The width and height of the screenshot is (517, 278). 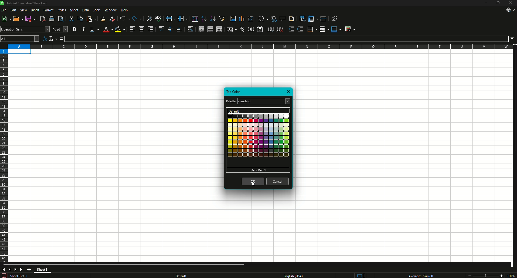 I want to click on Freeze Rows and Columns, so click(x=313, y=18).